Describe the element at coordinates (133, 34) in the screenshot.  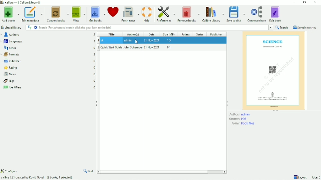
I see `Author(s)` at that location.